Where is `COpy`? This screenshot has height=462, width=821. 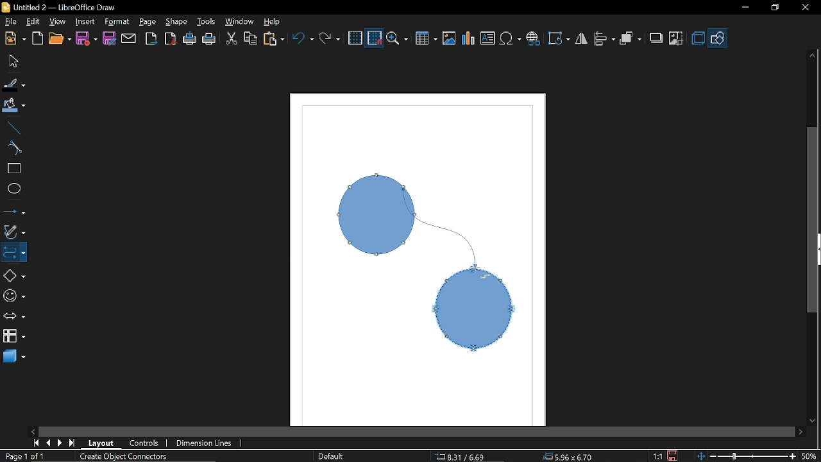
COpy is located at coordinates (250, 39).